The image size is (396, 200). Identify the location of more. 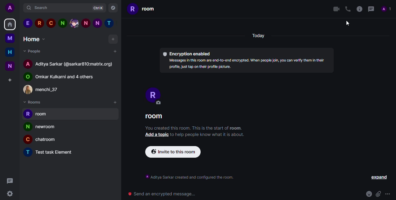
(390, 194).